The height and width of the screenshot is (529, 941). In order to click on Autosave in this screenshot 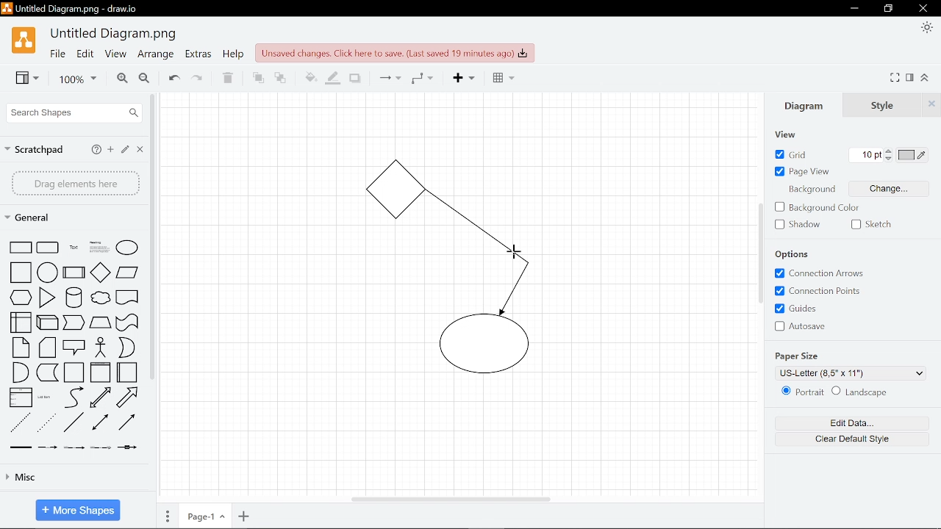, I will do `click(808, 325)`.